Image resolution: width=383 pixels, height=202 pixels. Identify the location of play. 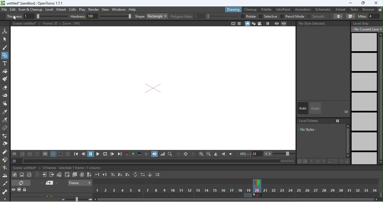
(98, 154).